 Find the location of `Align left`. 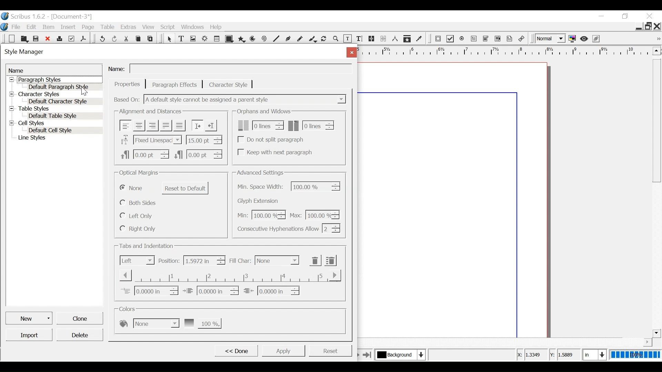

Align left is located at coordinates (126, 125).